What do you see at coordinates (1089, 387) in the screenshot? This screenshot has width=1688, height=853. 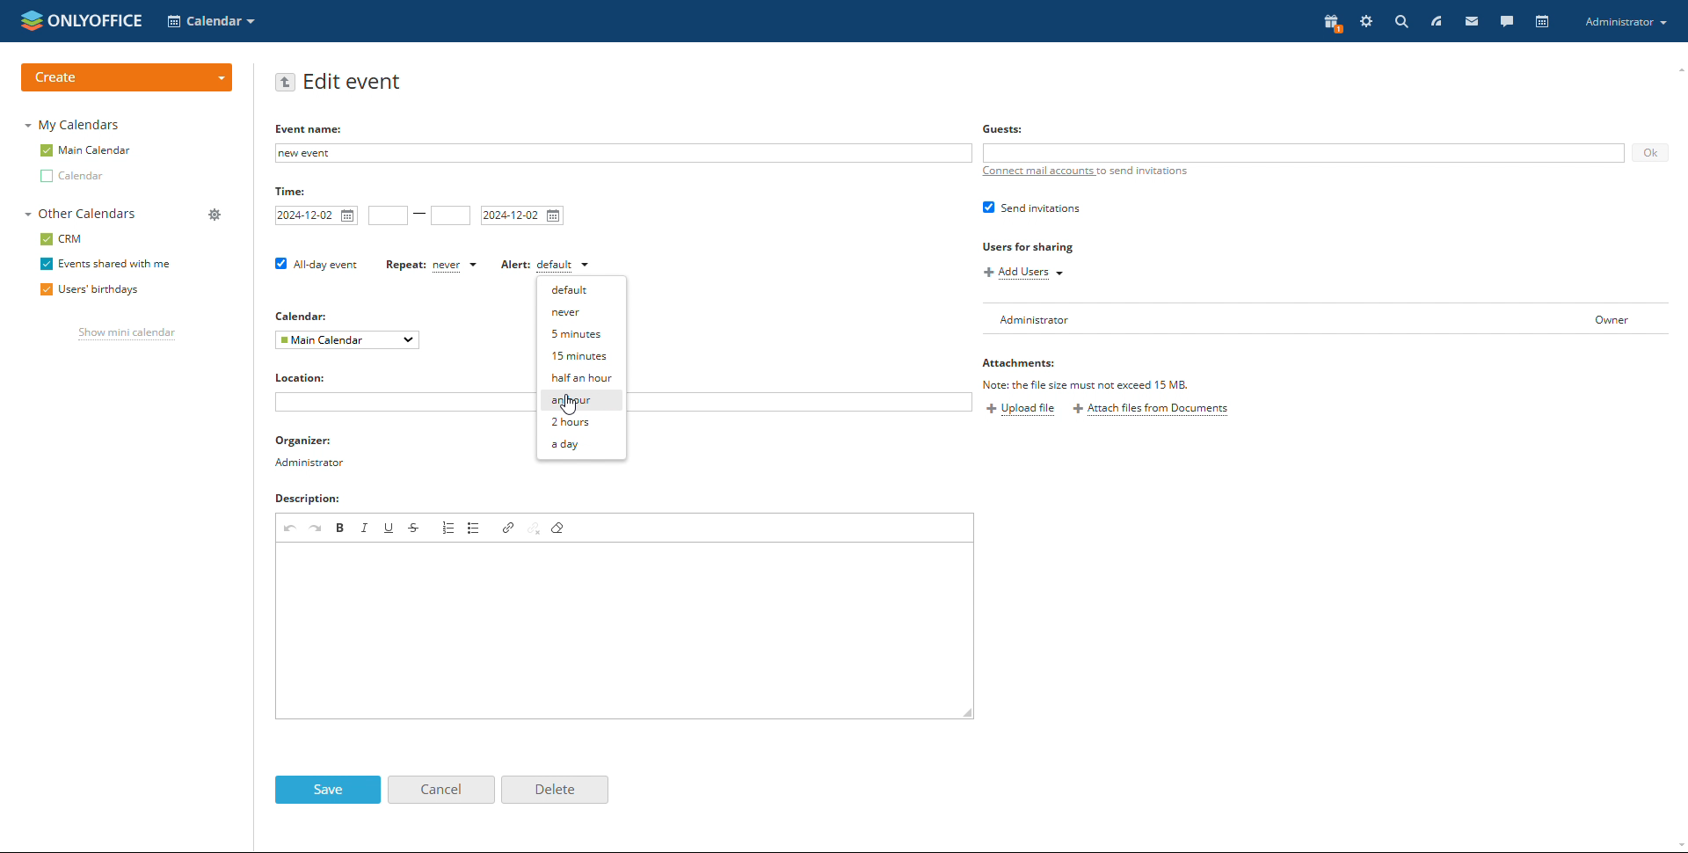 I see `file must not exceed 15MB TEXT` at bounding box center [1089, 387].